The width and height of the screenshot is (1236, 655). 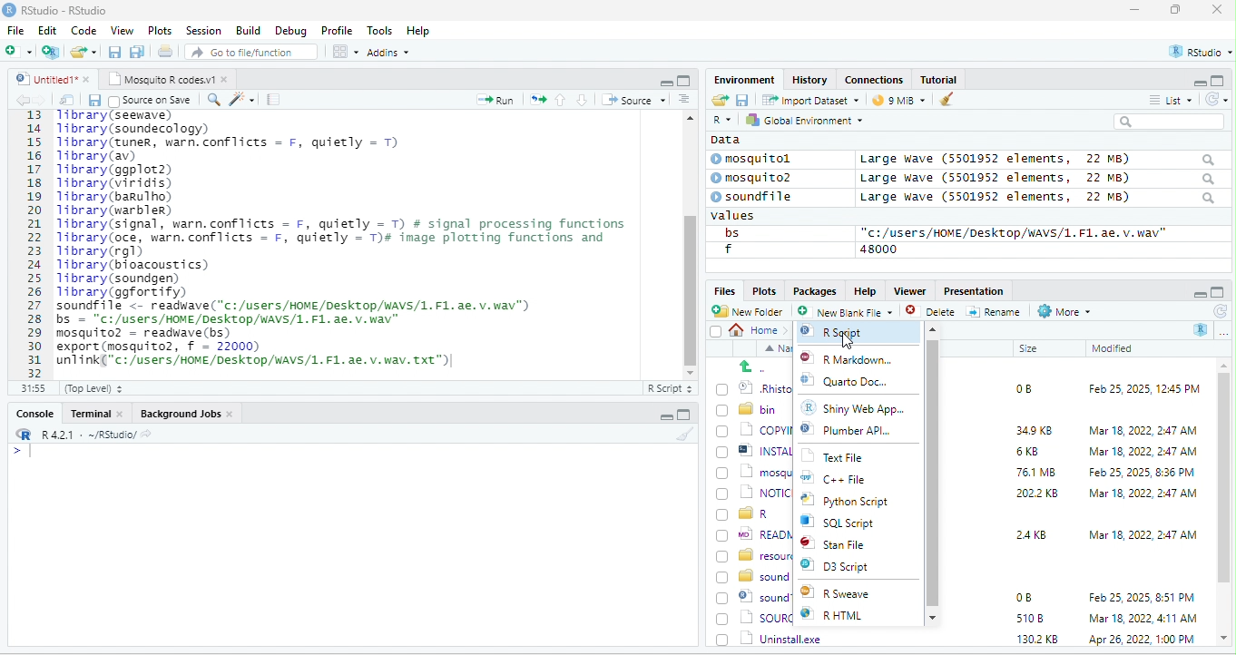 What do you see at coordinates (1142, 618) in the screenshot?
I see `Mar 18, 2022, 4:11 AM` at bounding box center [1142, 618].